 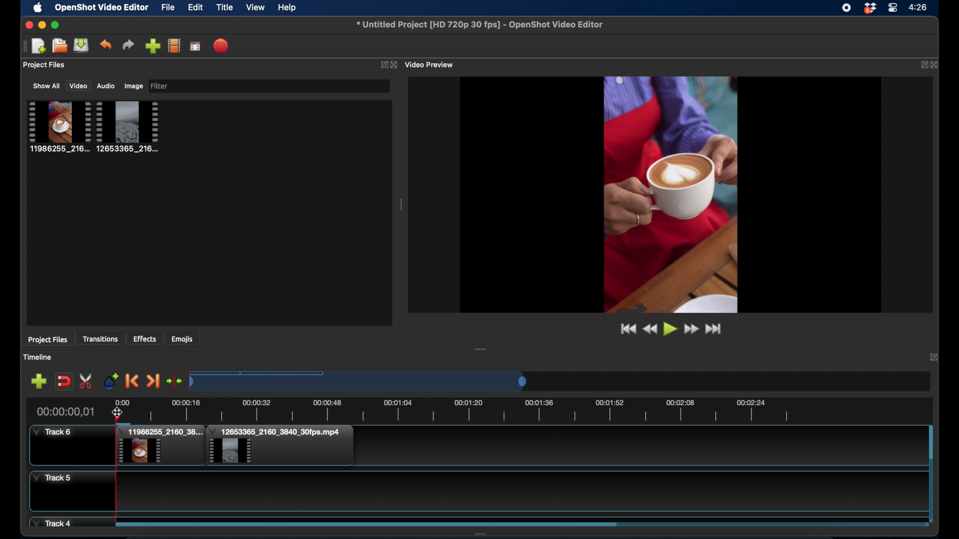 I want to click on video preview, so click(x=670, y=194).